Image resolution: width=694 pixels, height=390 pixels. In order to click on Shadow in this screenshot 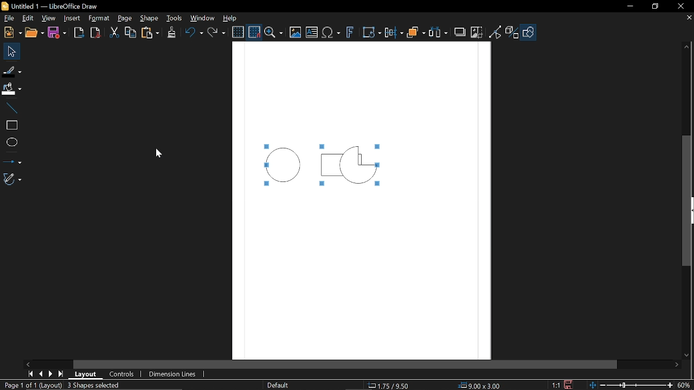, I will do `click(460, 32)`.